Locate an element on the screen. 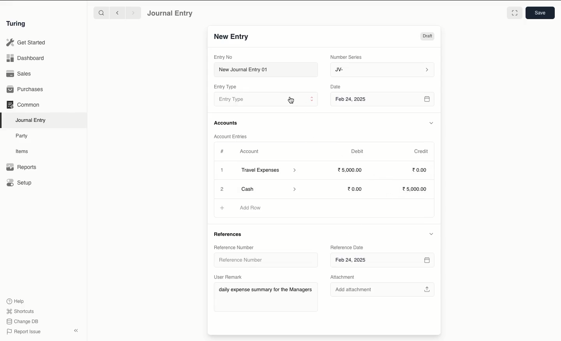  Reference Number is located at coordinates (235, 247).